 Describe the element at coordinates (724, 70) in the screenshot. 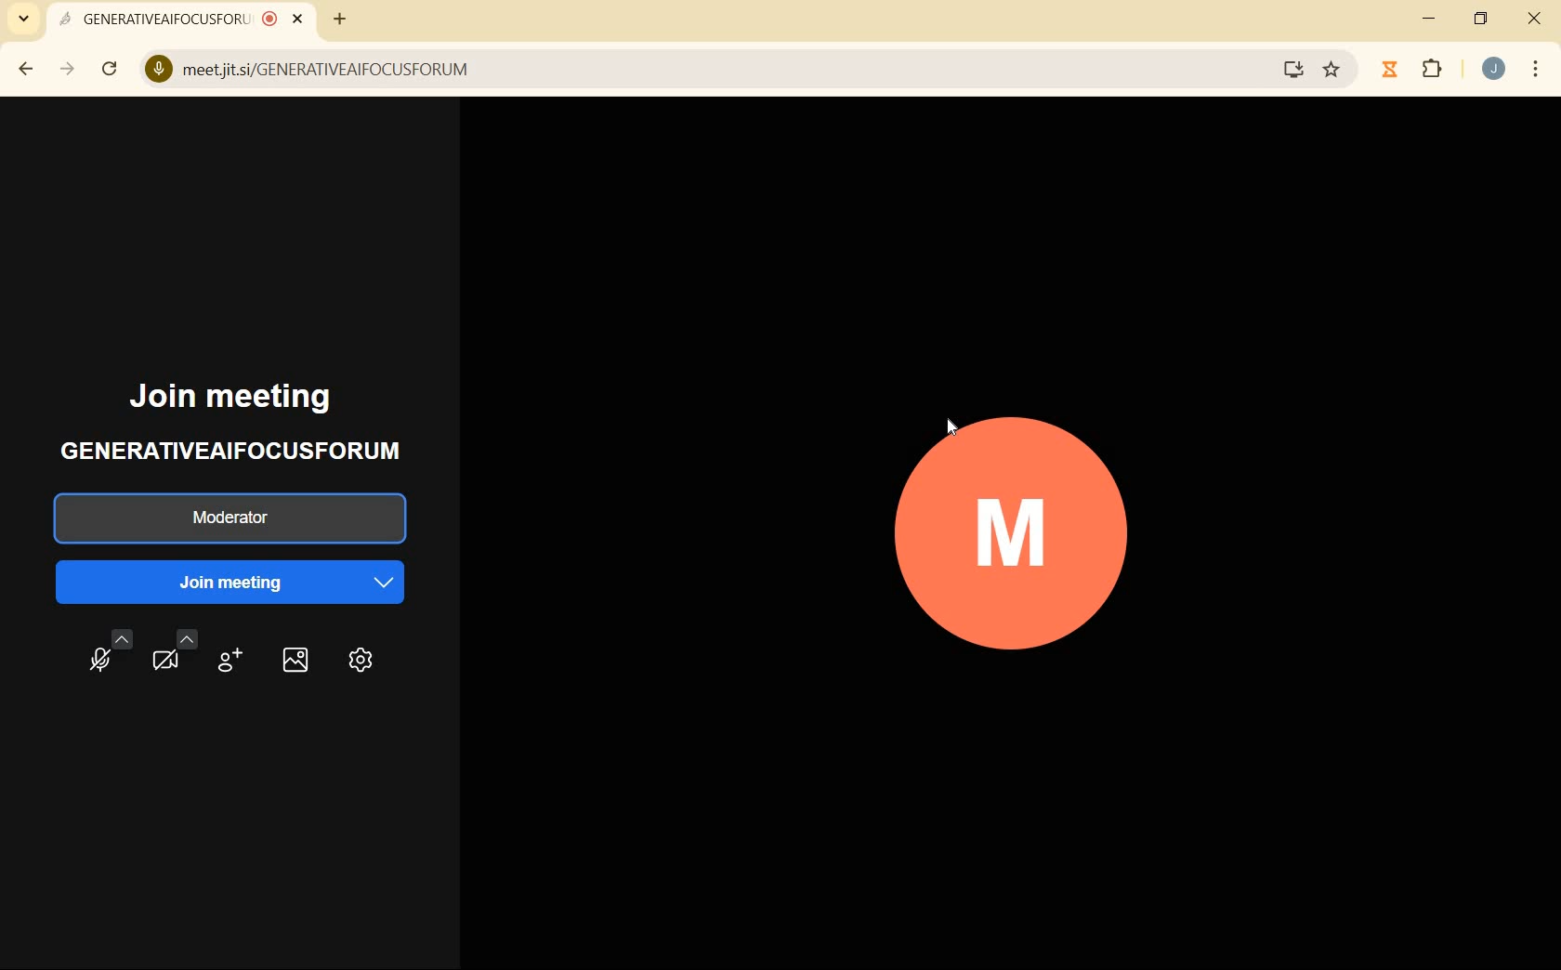

I see `| meet,jit.si/GENERATIVEAIFOCUSFORUM` at that location.